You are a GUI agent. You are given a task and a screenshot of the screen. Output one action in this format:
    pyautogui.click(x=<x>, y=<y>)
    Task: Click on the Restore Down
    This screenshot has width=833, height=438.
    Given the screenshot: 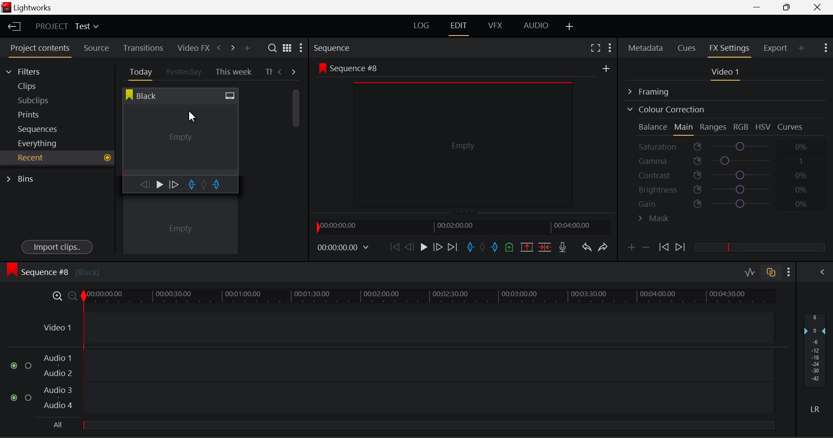 What is the action you would take?
    pyautogui.click(x=760, y=7)
    